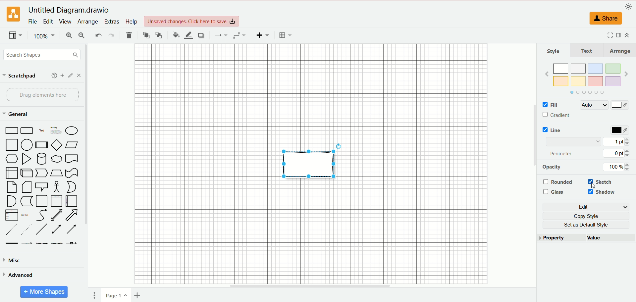 The image size is (636, 302). Describe the element at coordinates (562, 153) in the screenshot. I see `perimeter` at that location.